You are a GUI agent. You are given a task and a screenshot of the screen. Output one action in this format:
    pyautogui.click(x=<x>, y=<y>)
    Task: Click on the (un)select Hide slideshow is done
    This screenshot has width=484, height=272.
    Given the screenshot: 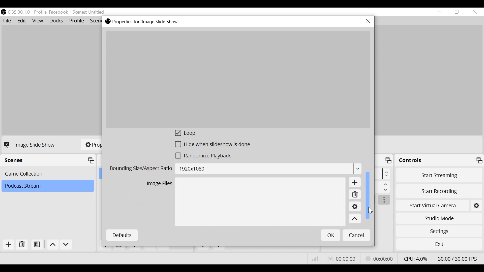 What is the action you would take?
    pyautogui.click(x=213, y=145)
    